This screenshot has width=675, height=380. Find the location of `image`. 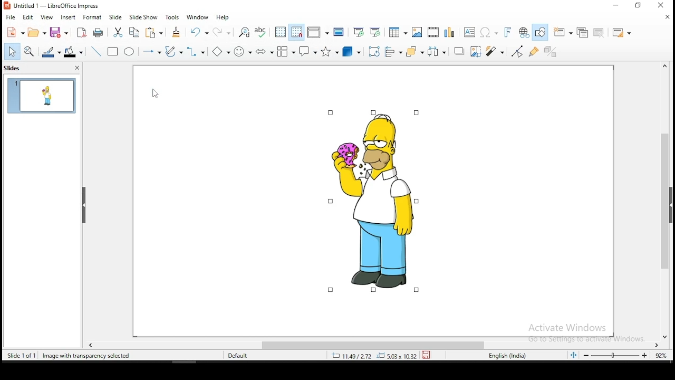

image is located at coordinates (373, 201).